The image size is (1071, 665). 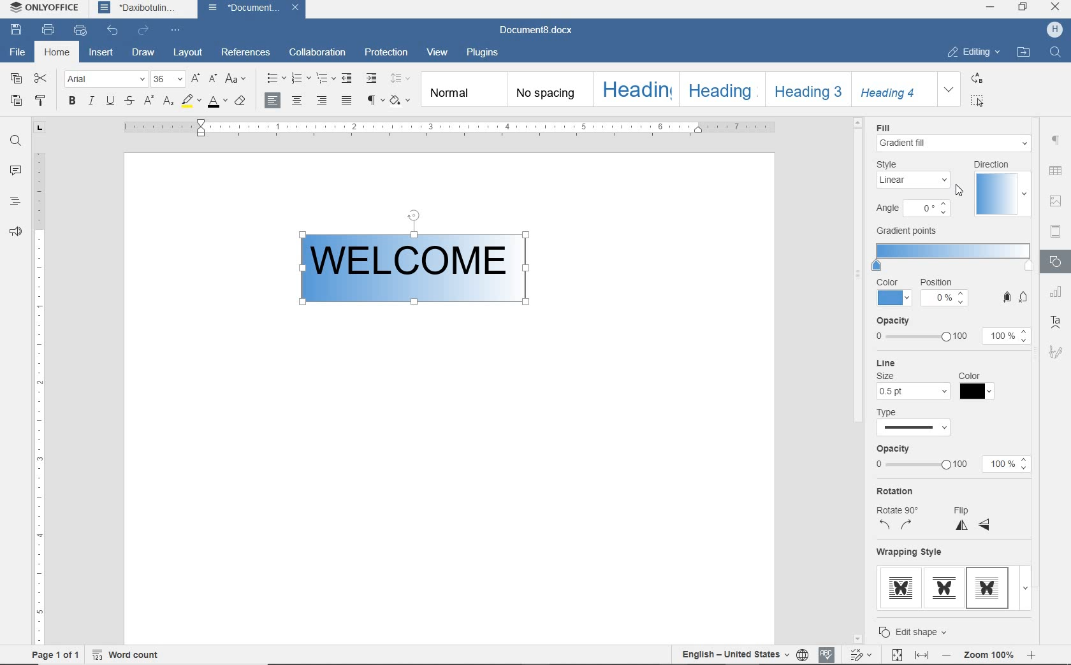 I want to click on NO SPACING, so click(x=552, y=89).